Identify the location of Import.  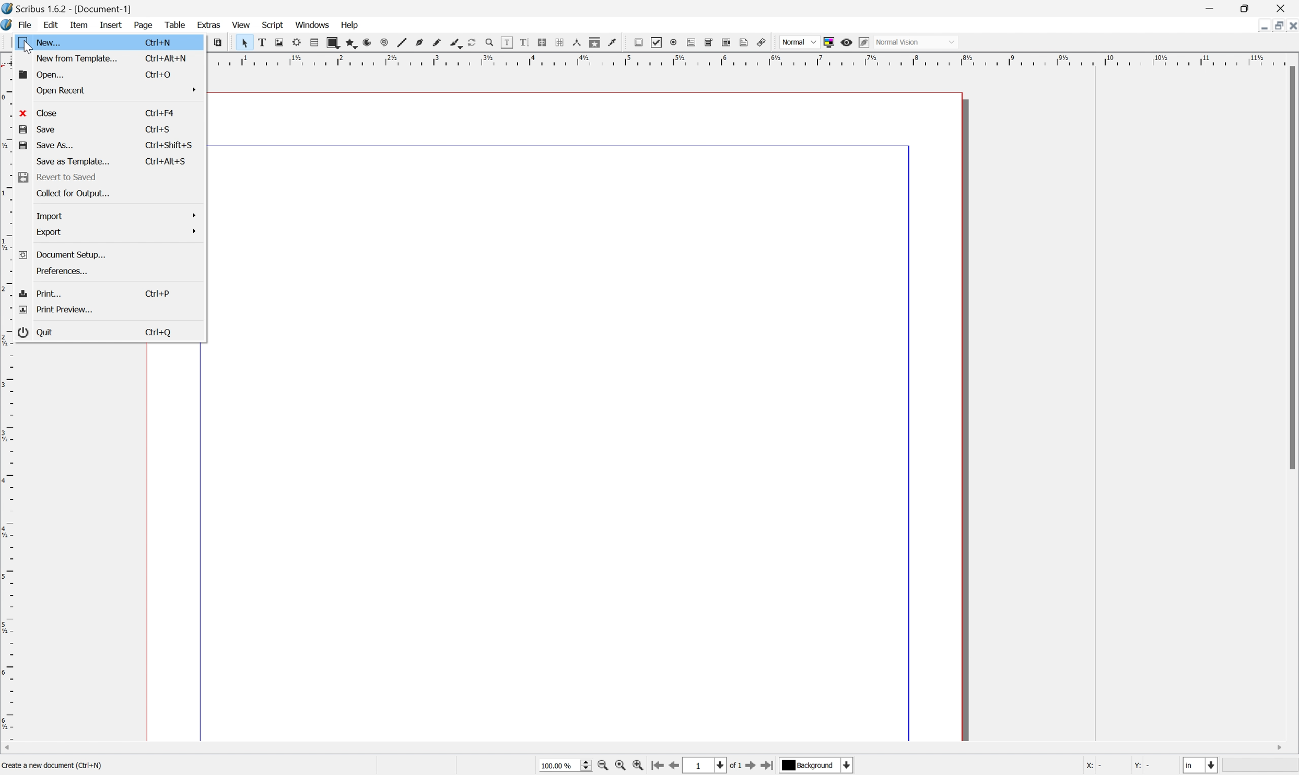
(114, 217).